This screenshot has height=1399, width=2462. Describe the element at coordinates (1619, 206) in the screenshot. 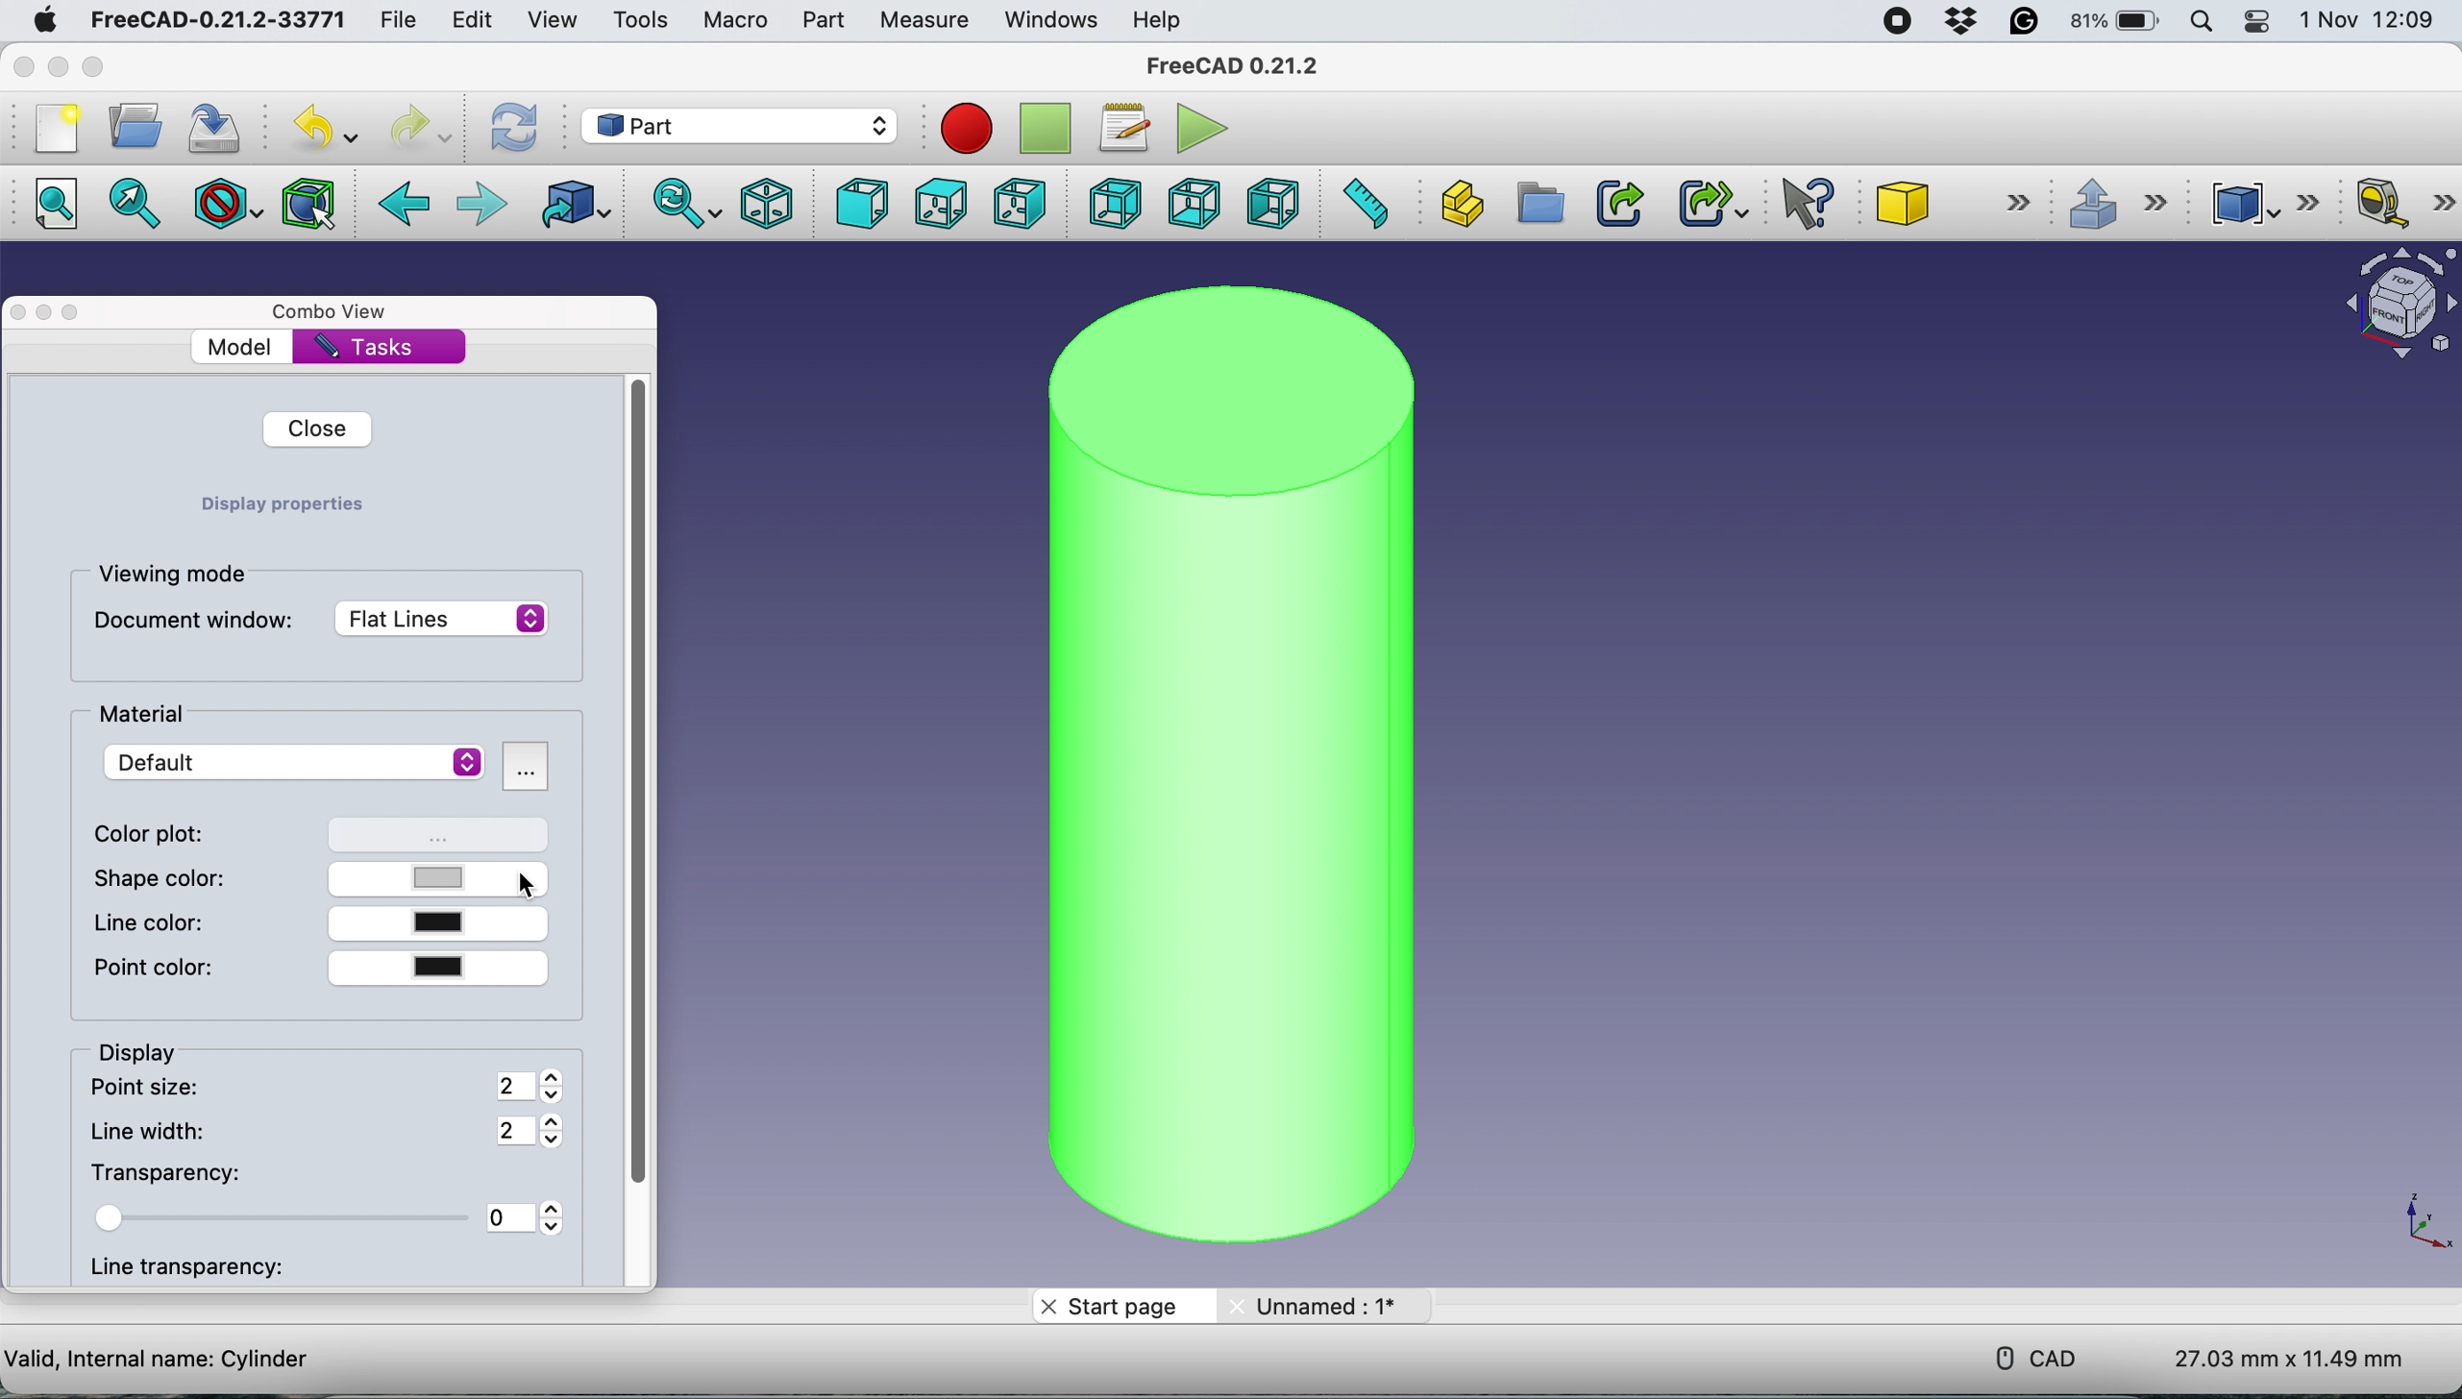

I see `make link` at that location.